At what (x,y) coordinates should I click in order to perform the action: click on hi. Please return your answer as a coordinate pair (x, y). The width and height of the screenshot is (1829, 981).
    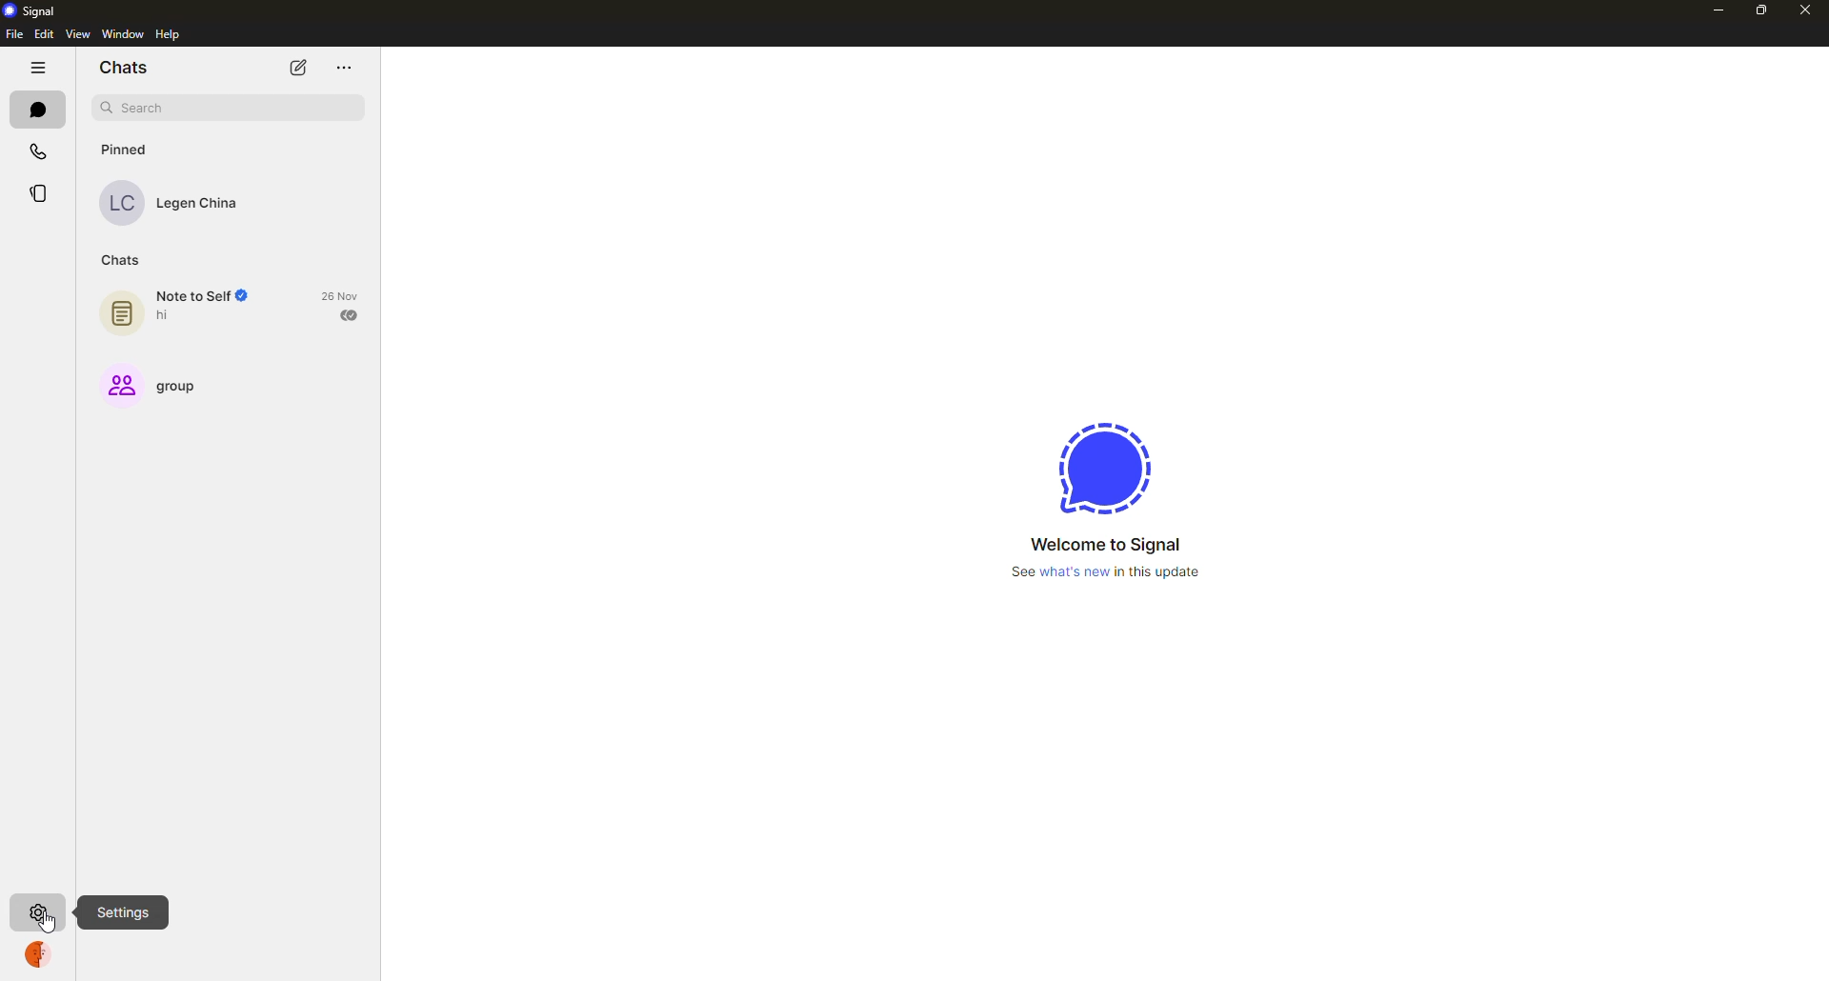
    Looking at the image, I should click on (168, 316).